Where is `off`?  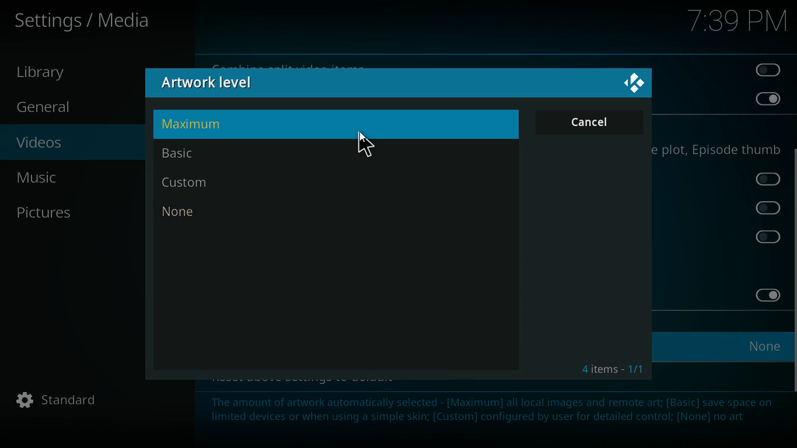 off is located at coordinates (770, 178).